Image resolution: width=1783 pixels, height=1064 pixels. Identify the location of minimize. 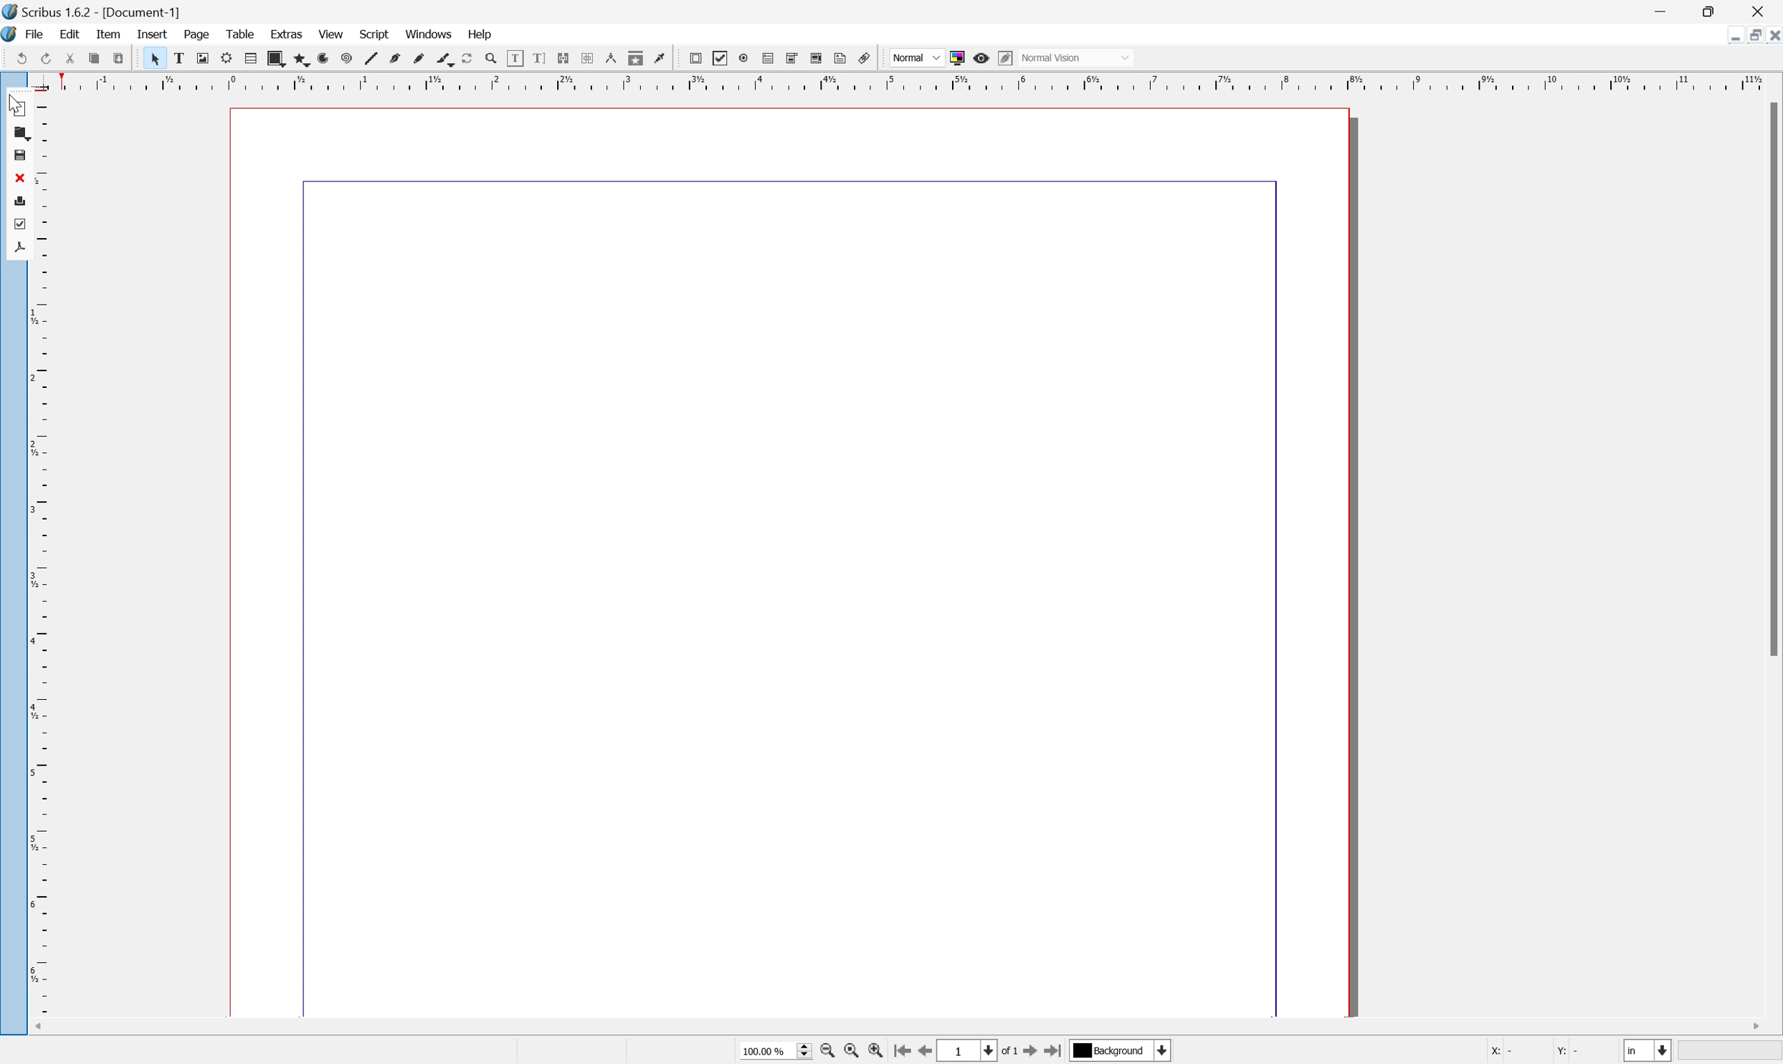
(1735, 36).